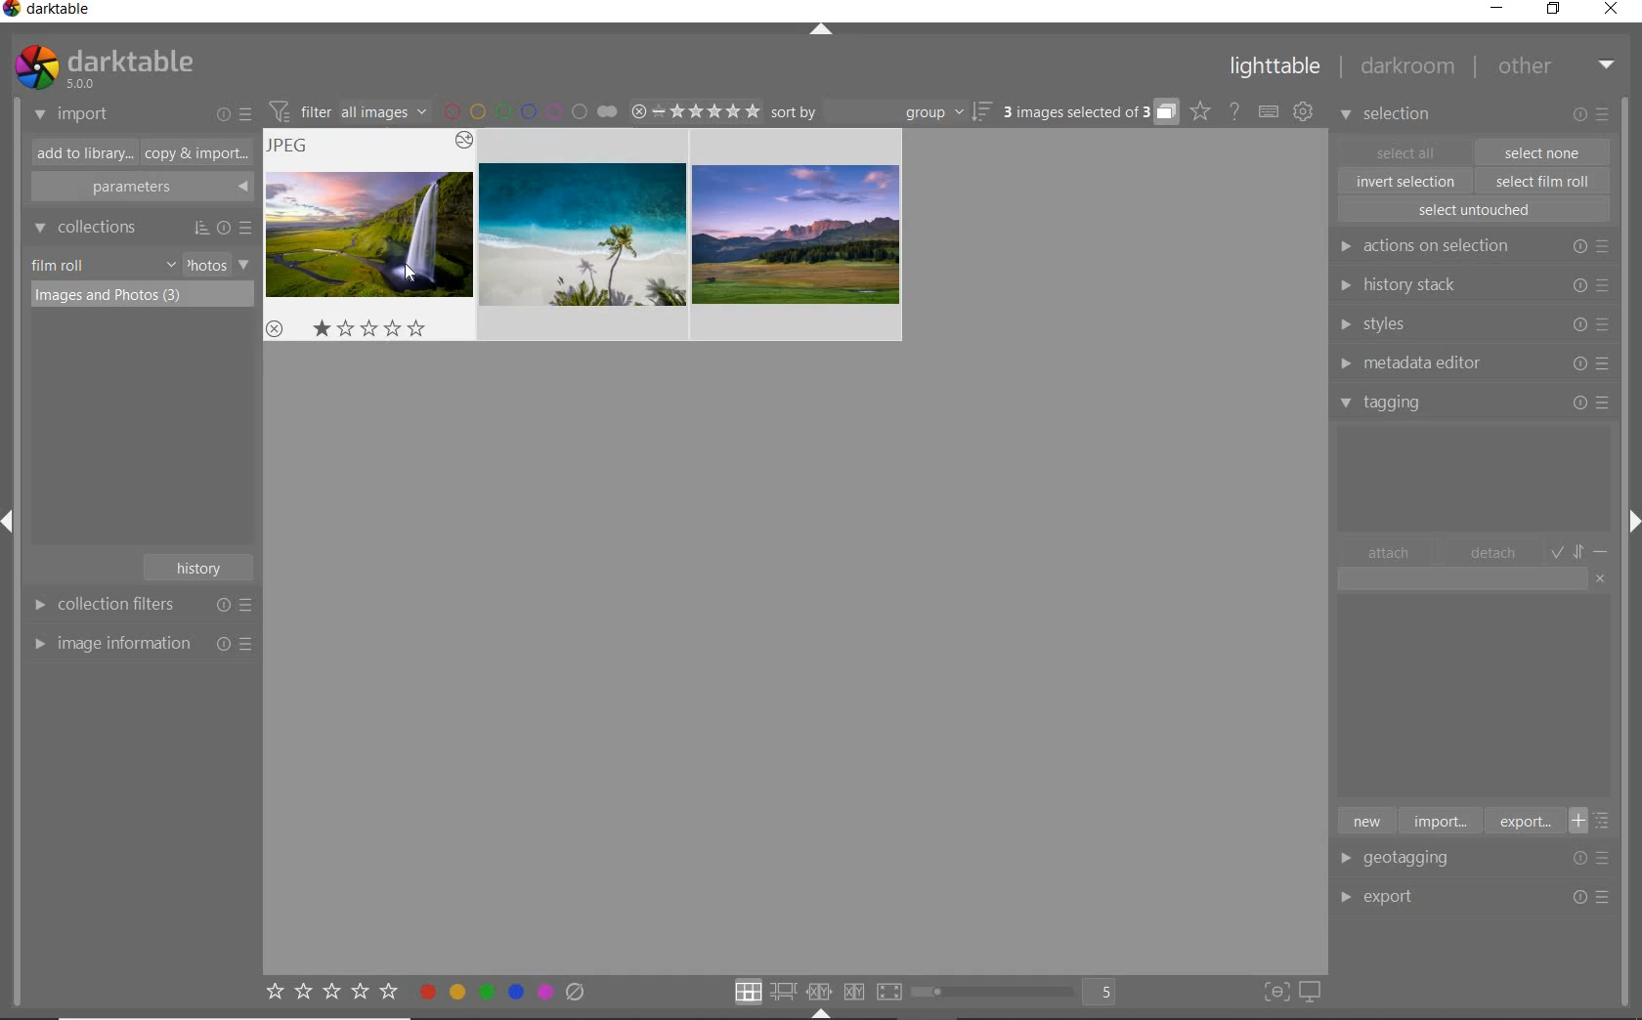  I want to click on toggle list, so click(1596, 821).